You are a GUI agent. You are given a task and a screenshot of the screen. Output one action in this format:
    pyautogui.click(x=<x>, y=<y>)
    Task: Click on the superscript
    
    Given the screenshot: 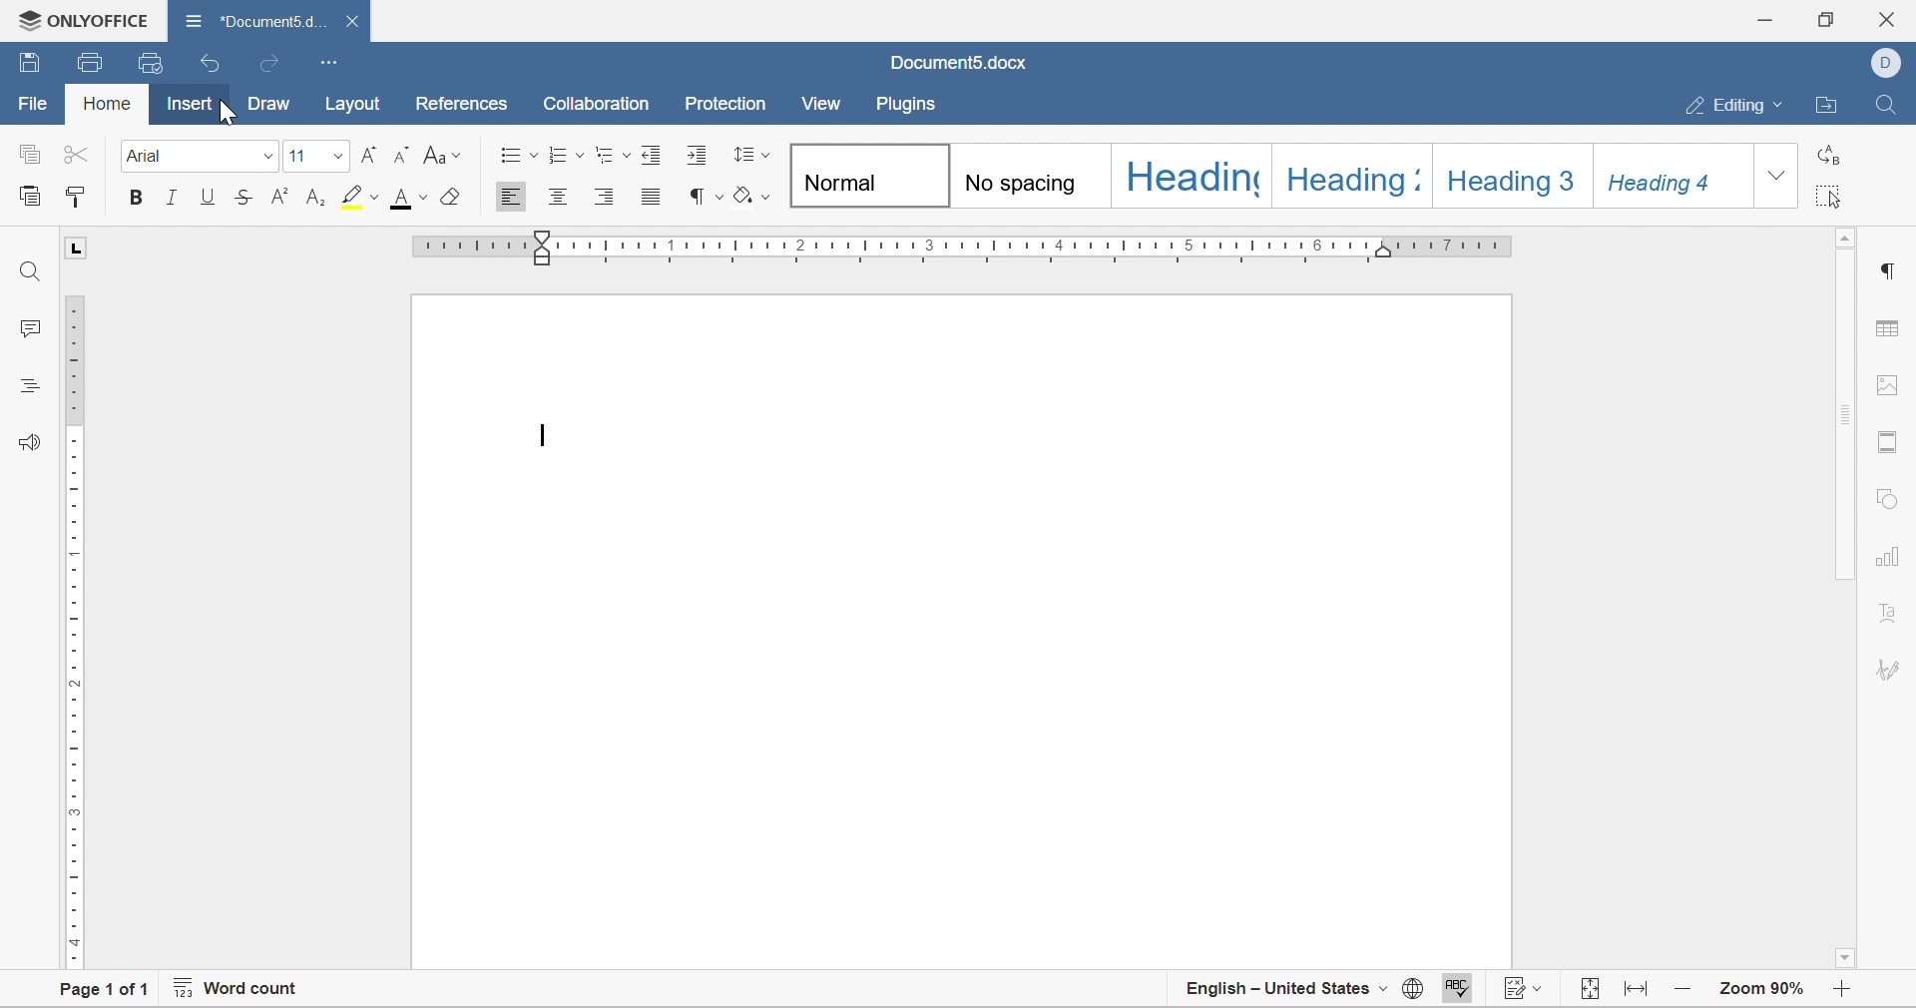 What is the action you would take?
    pyautogui.click(x=283, y=197)
    